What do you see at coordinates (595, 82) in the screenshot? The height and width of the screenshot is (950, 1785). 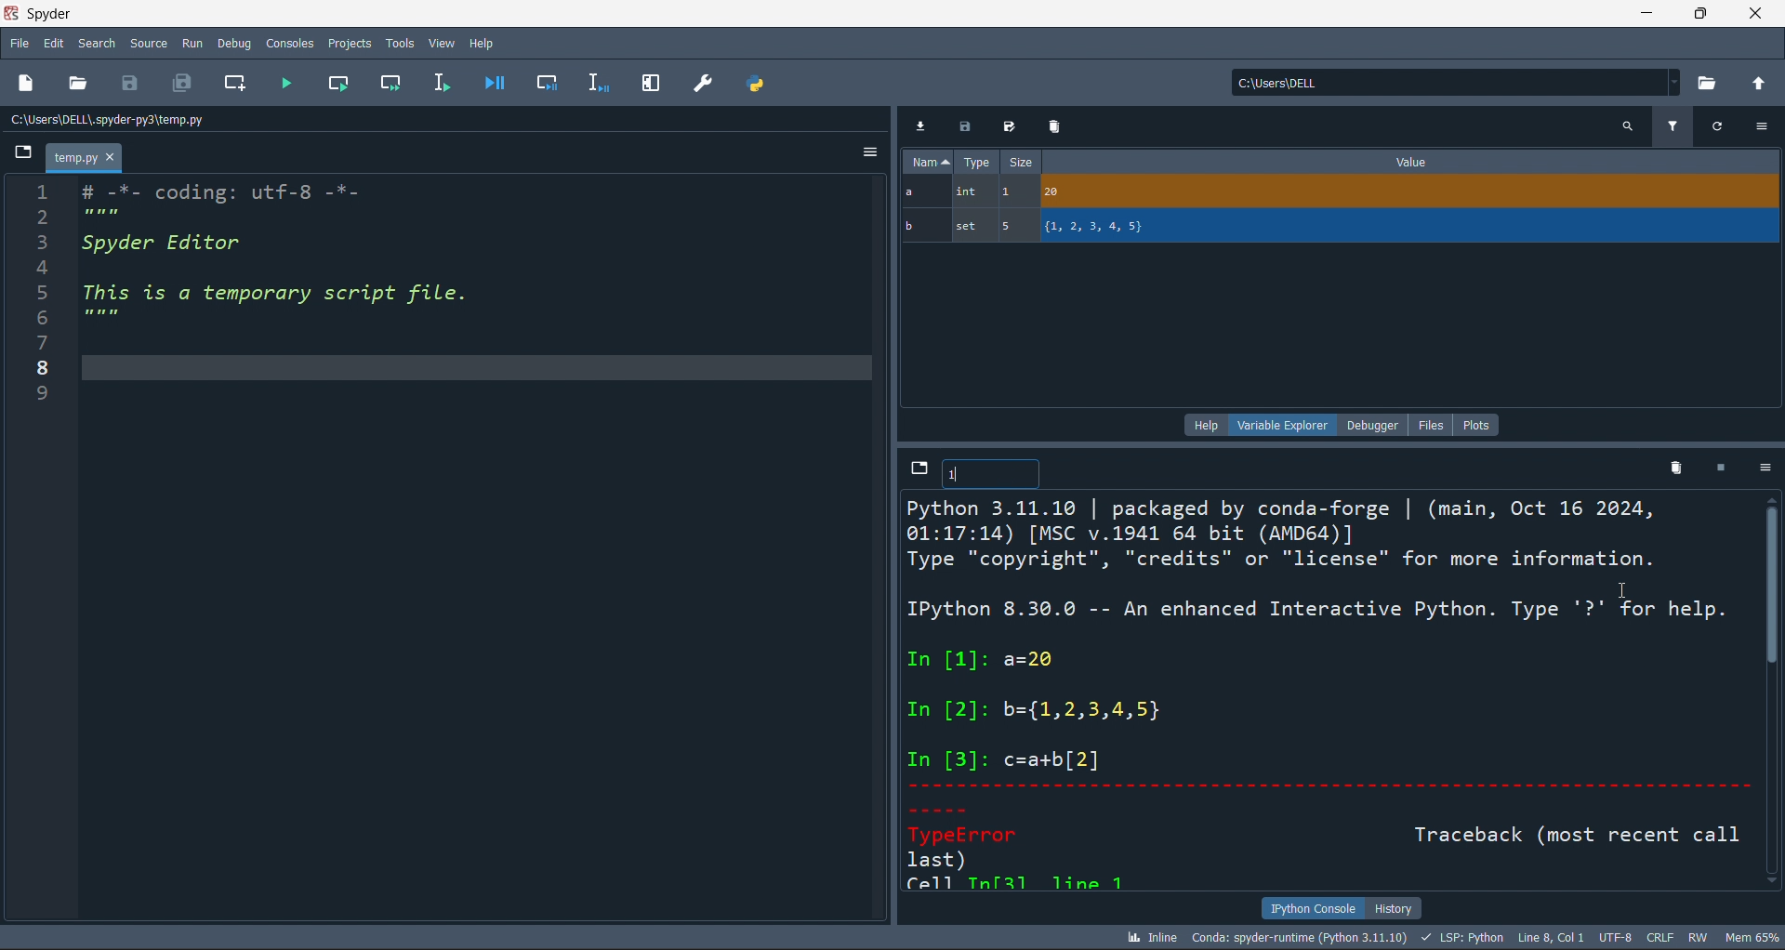 I see `debug line` at bounding box center [595, 82].